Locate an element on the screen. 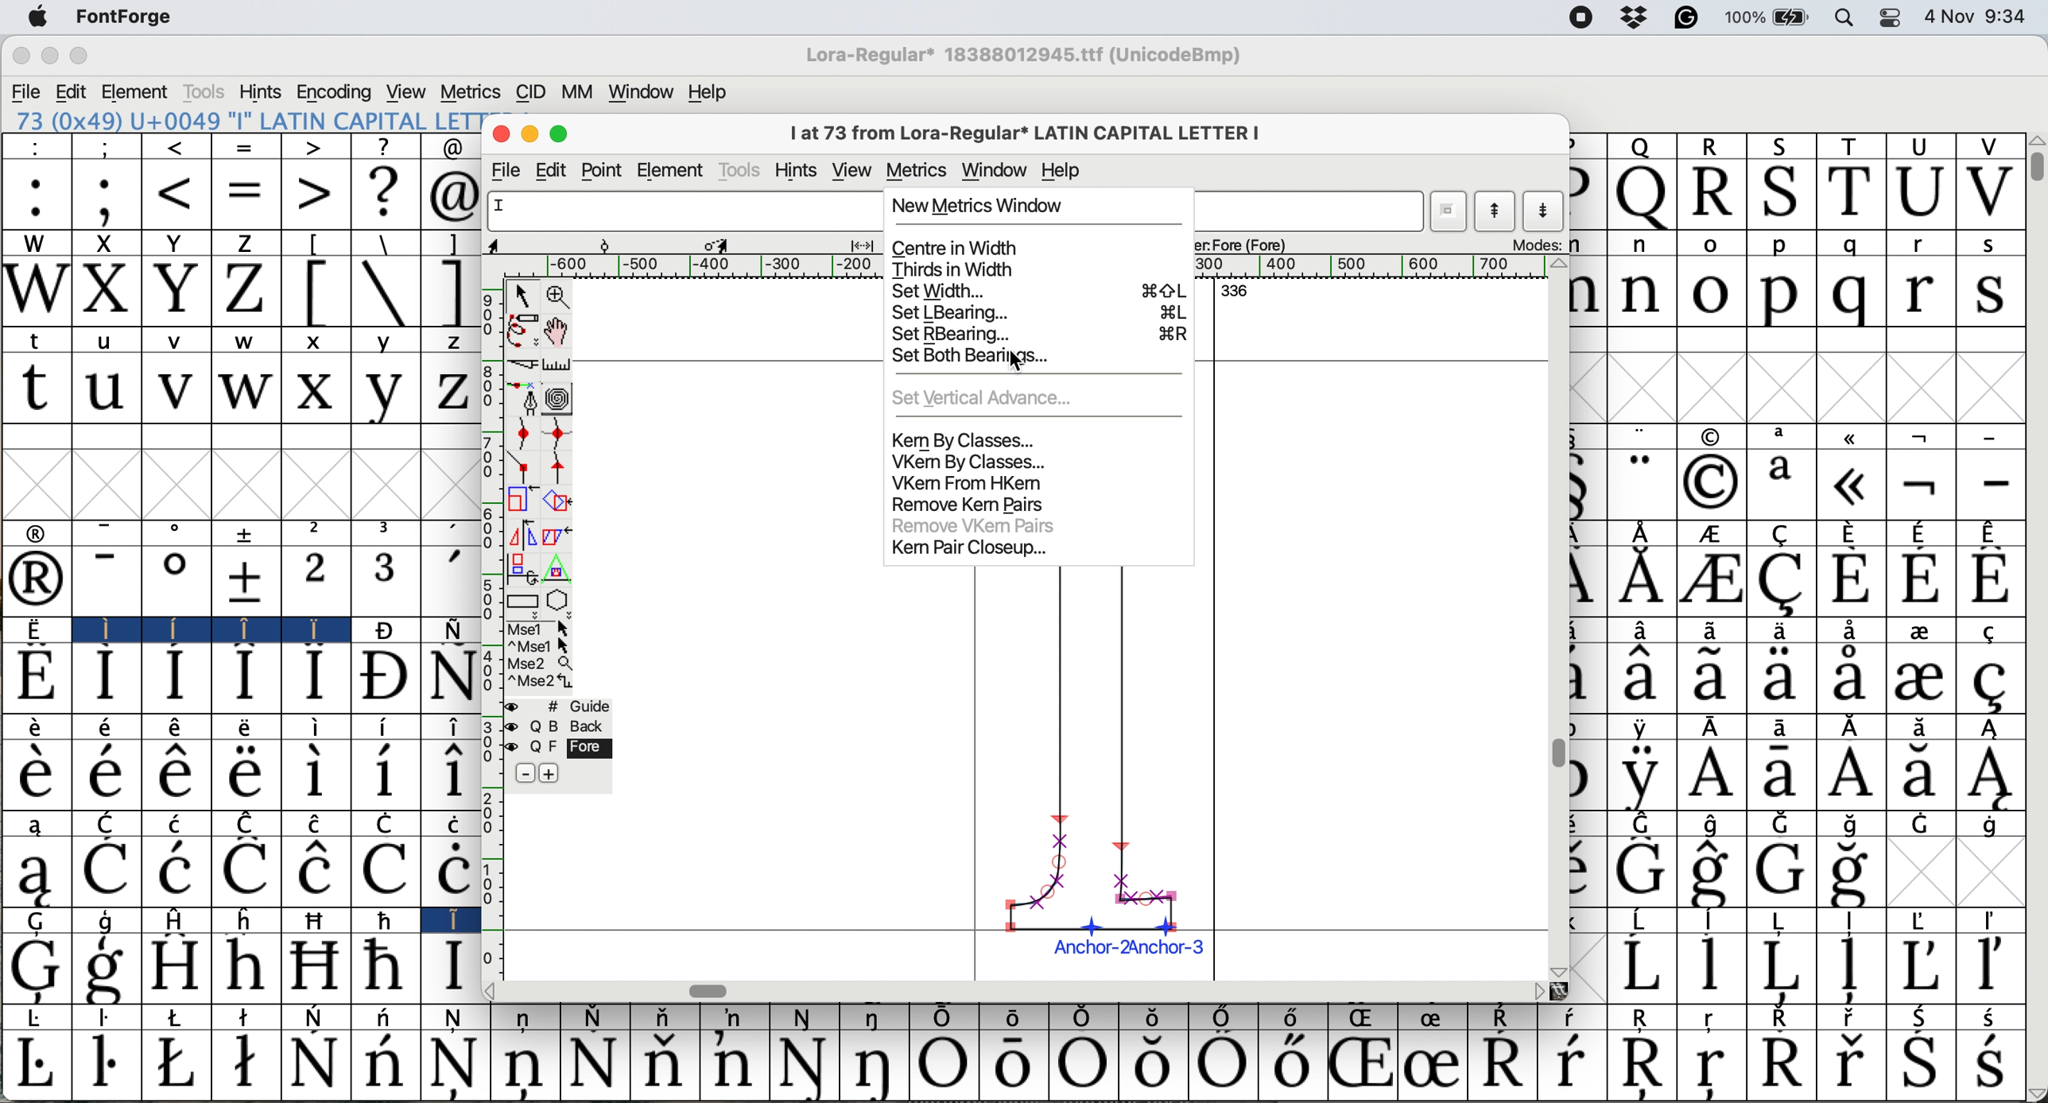   is located at coordinates (1560, 968).